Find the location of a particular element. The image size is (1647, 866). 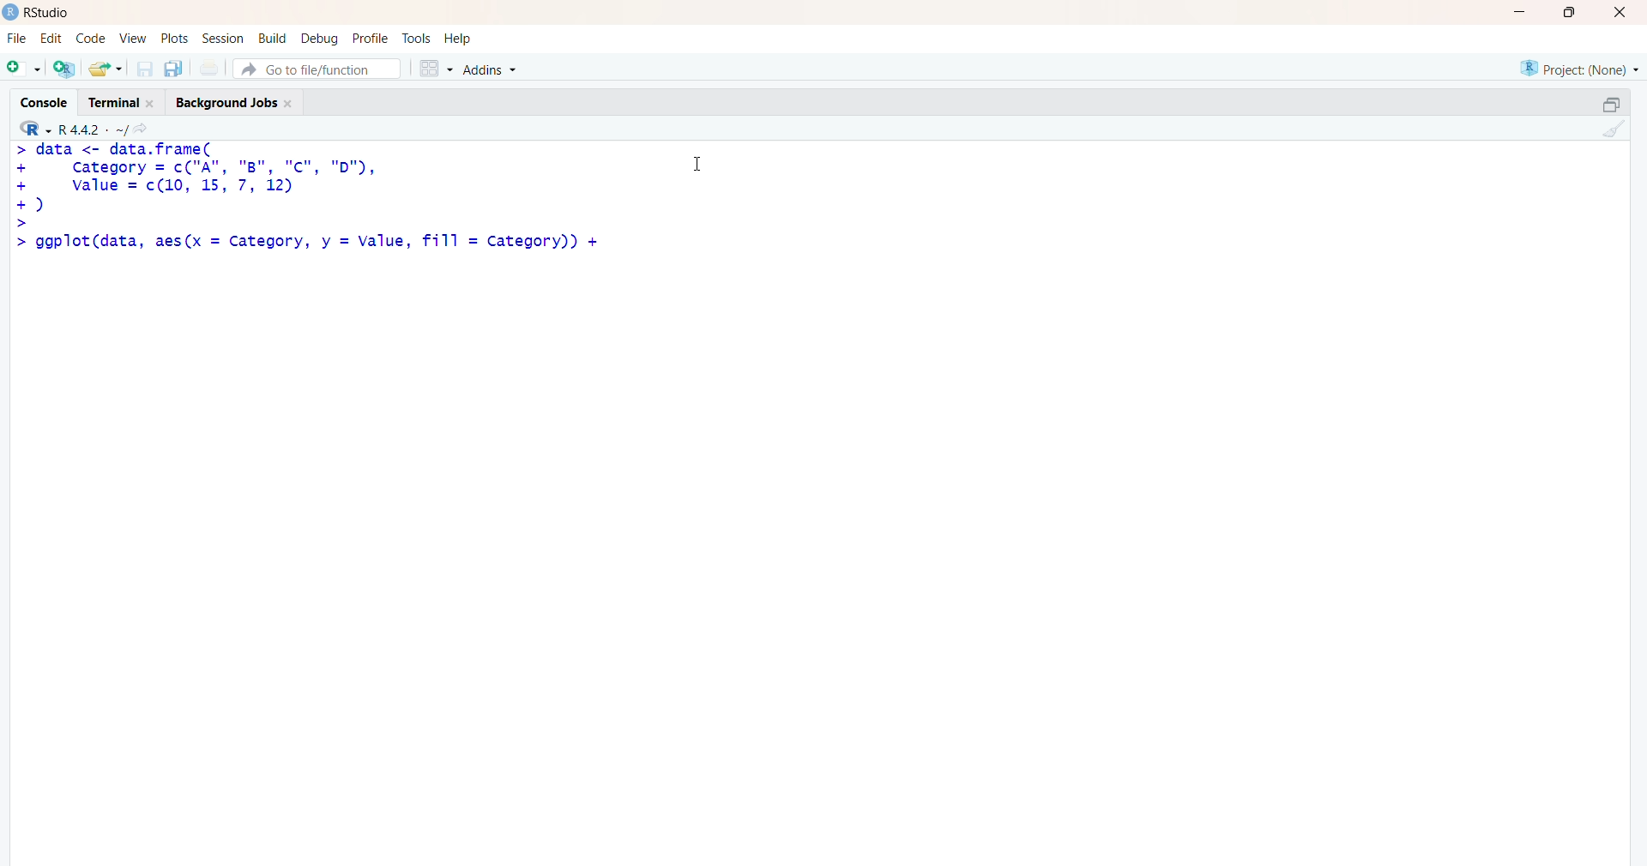

edit is located at coordinates (51, 39).